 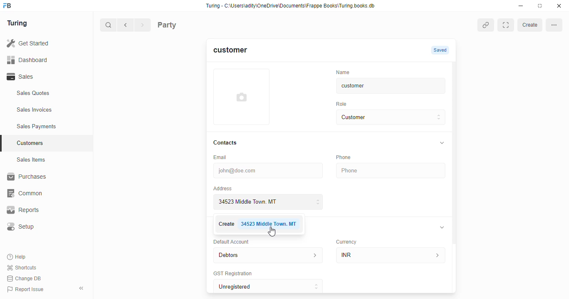 I want to click on Sales Payments, so click(x=49, y=127).